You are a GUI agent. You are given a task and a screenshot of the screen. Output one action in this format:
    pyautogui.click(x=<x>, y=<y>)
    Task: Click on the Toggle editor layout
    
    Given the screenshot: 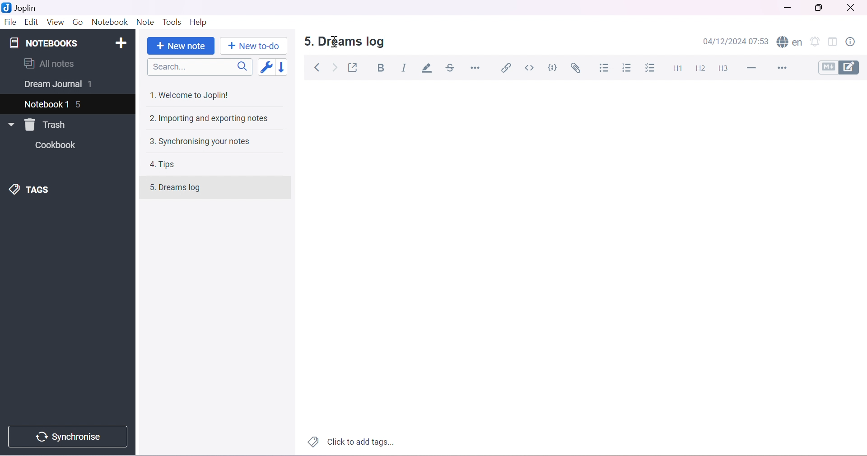 What is the action you would take?
    pyautogui.click(x=834, y=42)
    